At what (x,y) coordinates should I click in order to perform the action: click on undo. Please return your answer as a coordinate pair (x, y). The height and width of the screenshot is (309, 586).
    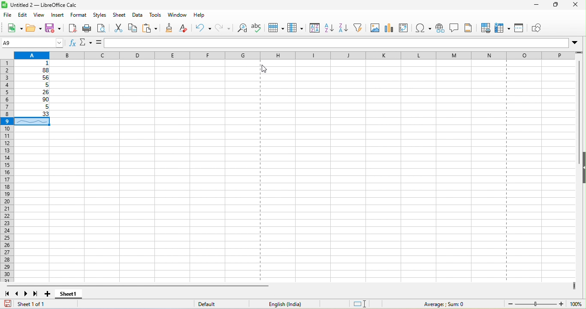
    Looking at the image, I should click on (203, 28).